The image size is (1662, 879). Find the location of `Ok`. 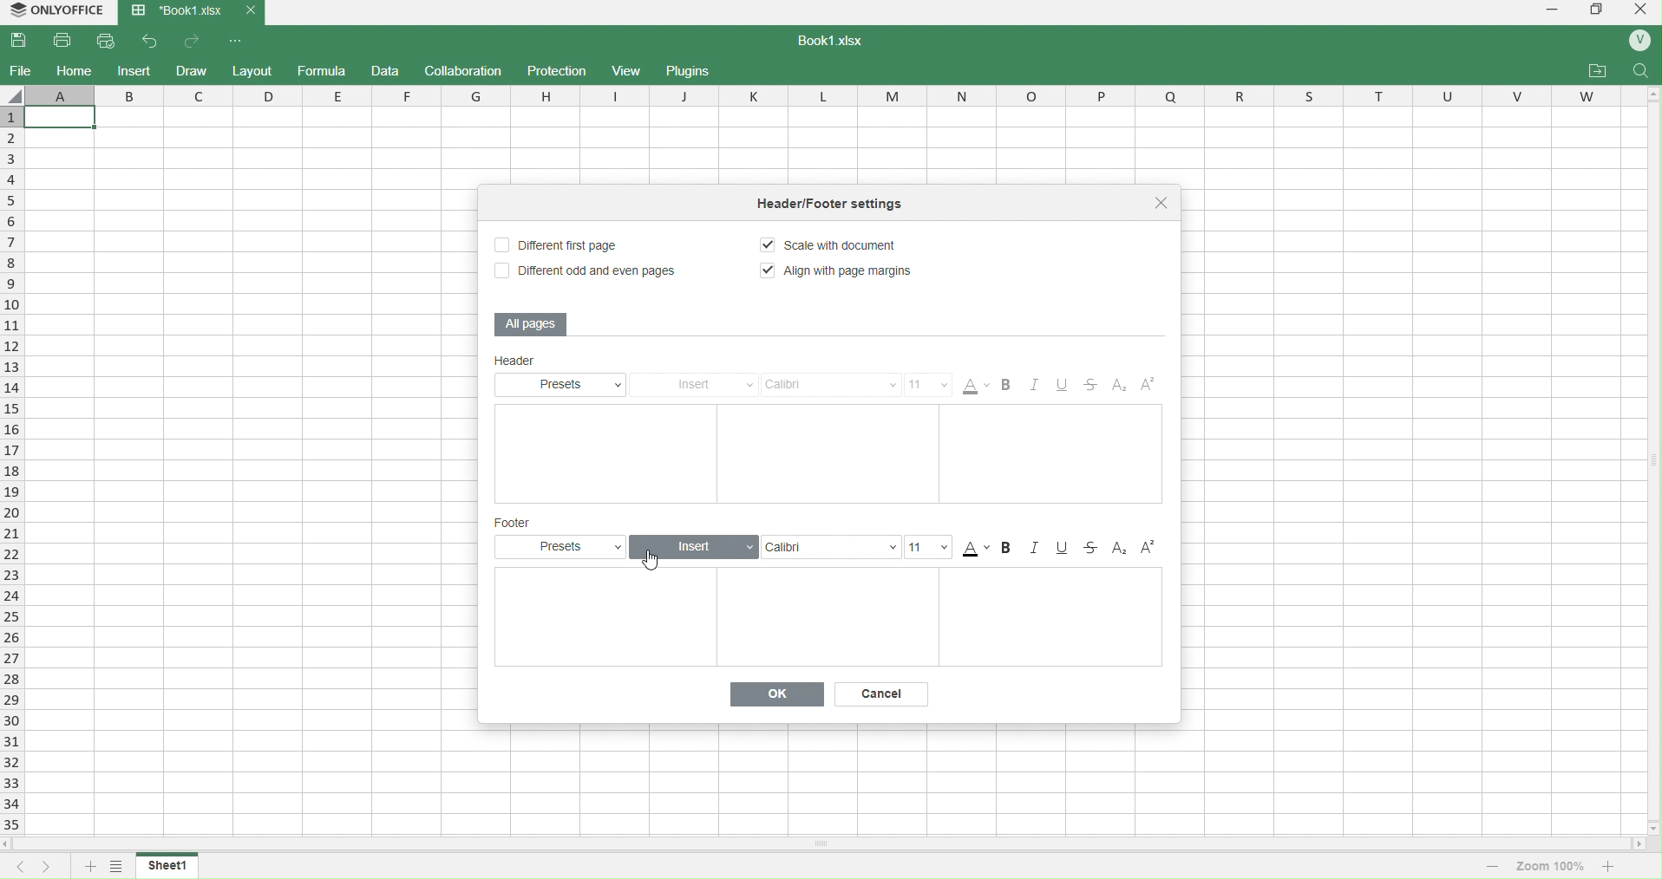

Ok is located at coordinates (779, 693).